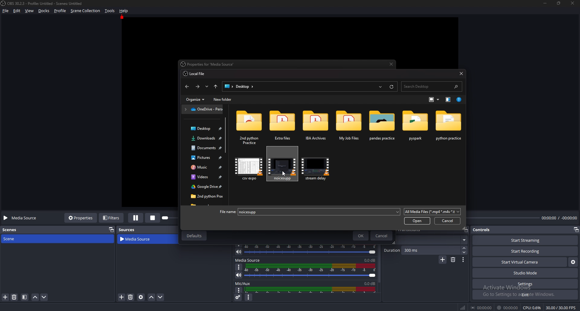  What do you see at coordinates (238, 290) in the screenshot?
I see `mic/aux properties` at bounding box center [238, 290].